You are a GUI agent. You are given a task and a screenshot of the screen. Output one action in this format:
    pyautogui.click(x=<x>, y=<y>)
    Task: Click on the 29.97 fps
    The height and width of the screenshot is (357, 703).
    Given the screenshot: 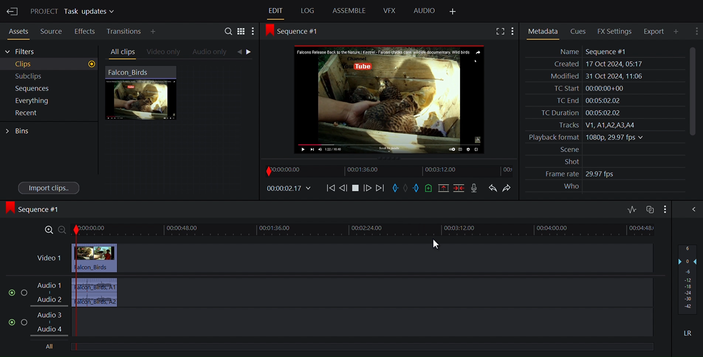 What is the action you would take?
    pyautogui.click(x=602, y=174)
    